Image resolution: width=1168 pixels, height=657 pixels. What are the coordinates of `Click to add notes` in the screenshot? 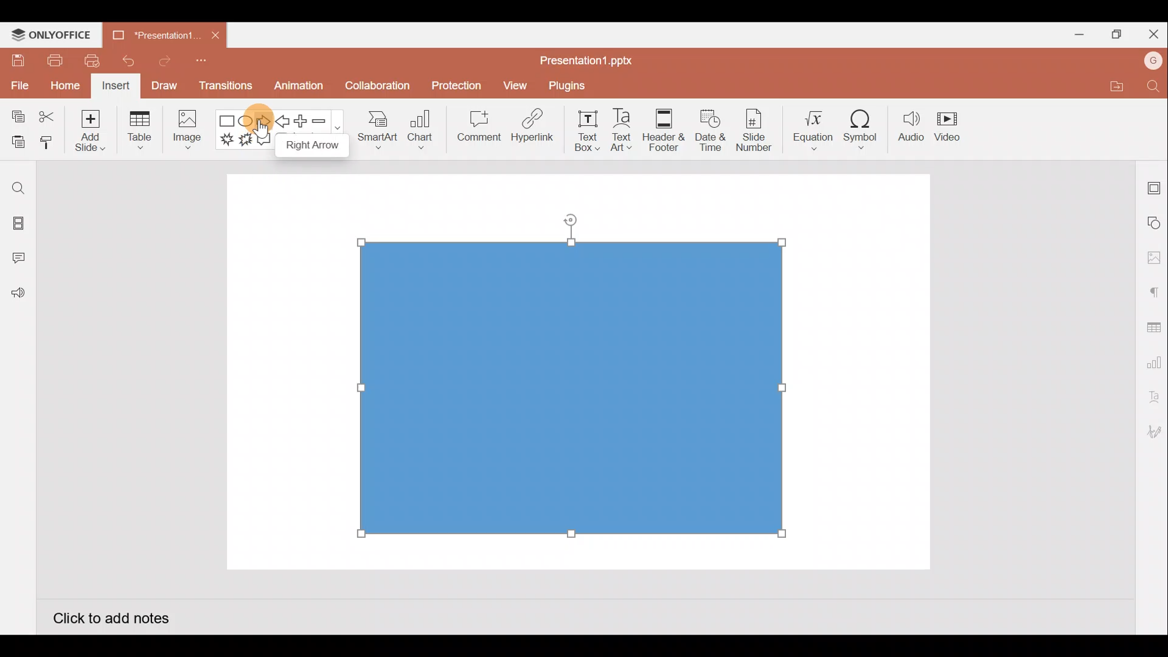 It's located at (111, 617).